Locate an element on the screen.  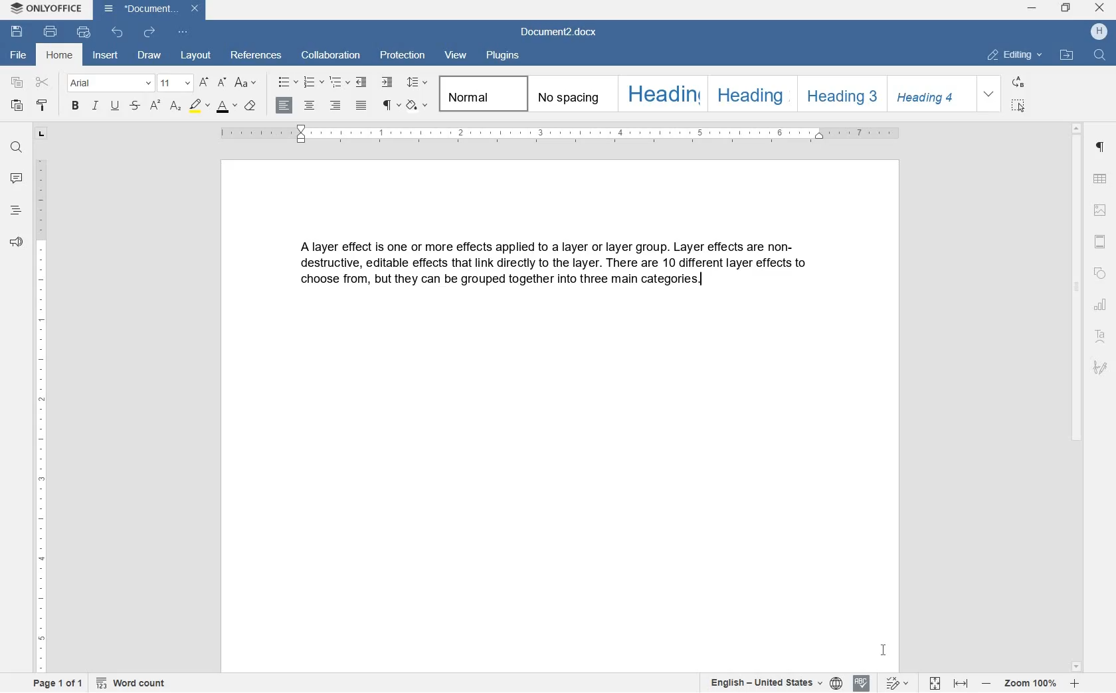
FONT SIZE is located at coordinates (173, 84).